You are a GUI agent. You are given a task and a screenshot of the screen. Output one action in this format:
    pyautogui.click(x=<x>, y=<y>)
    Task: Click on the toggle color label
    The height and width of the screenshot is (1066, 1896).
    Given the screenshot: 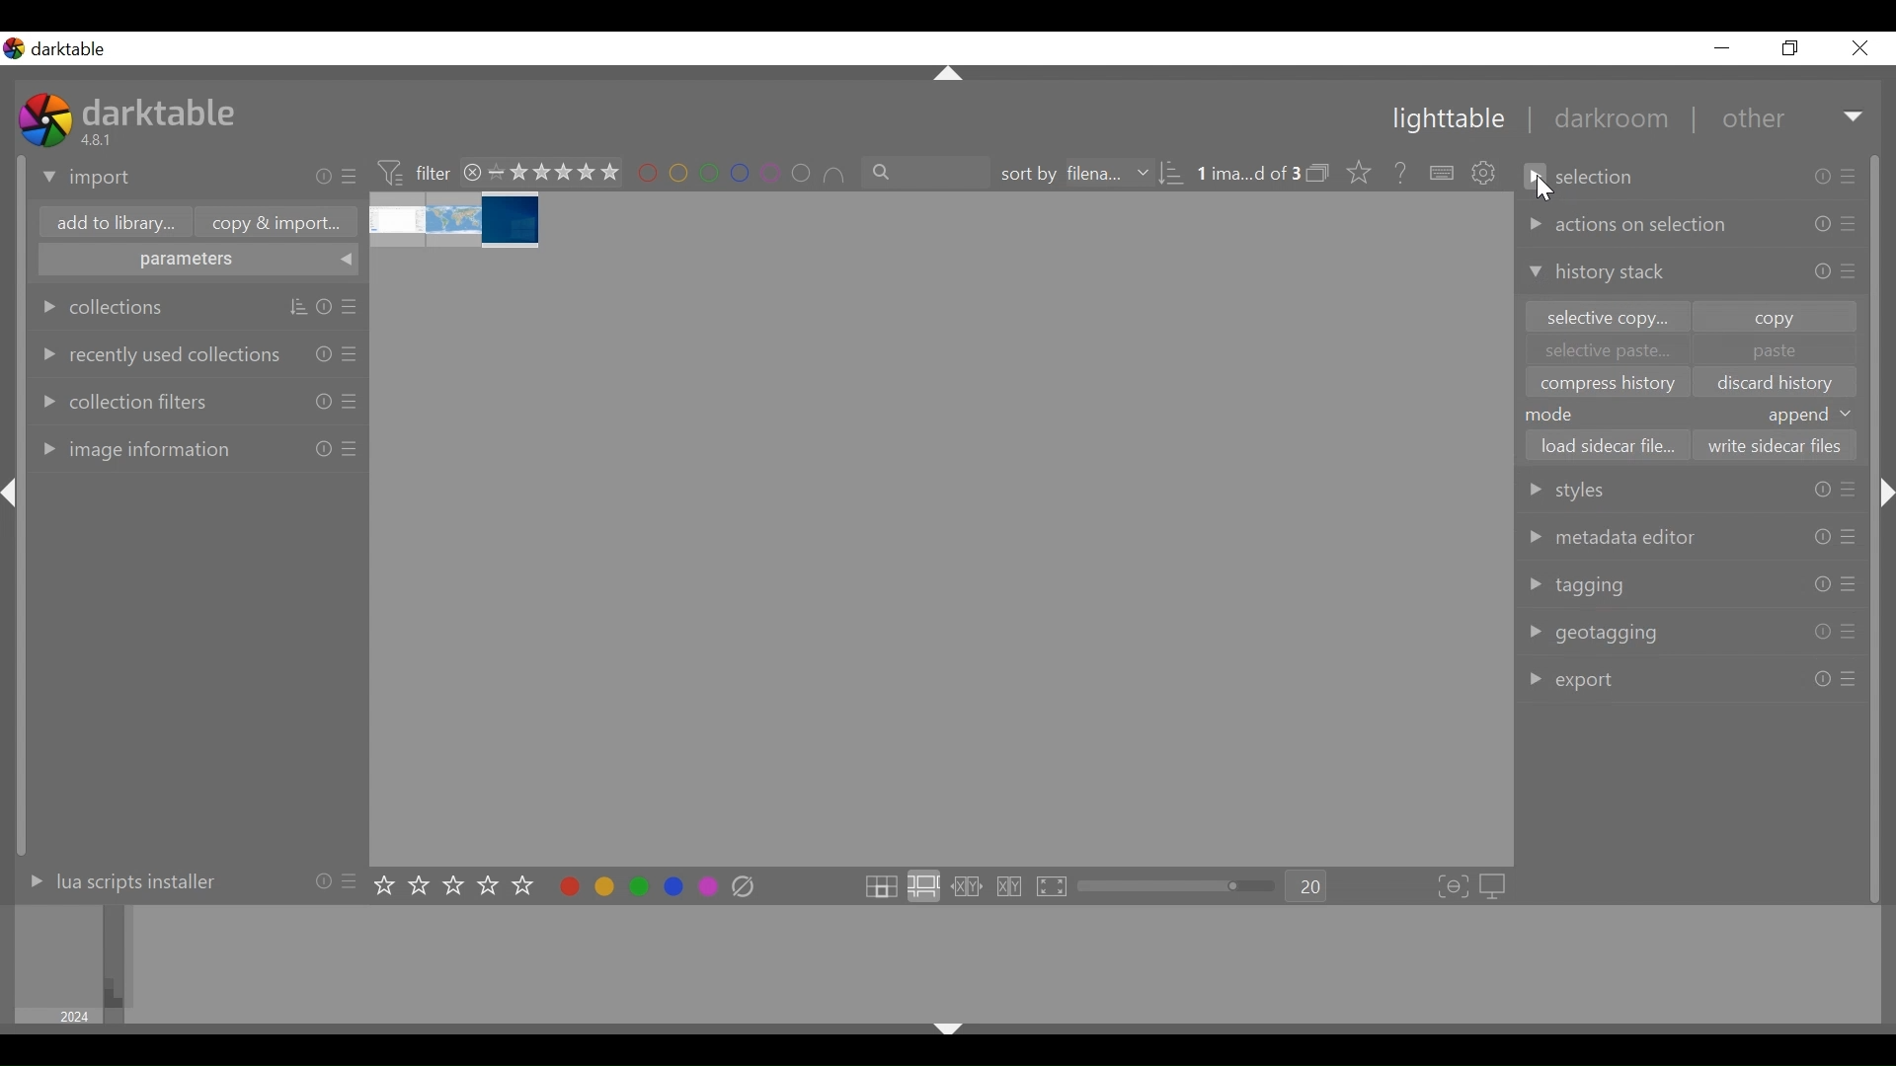 What is the action you would take?
    pyautogui.click(x=633, y=885)
    